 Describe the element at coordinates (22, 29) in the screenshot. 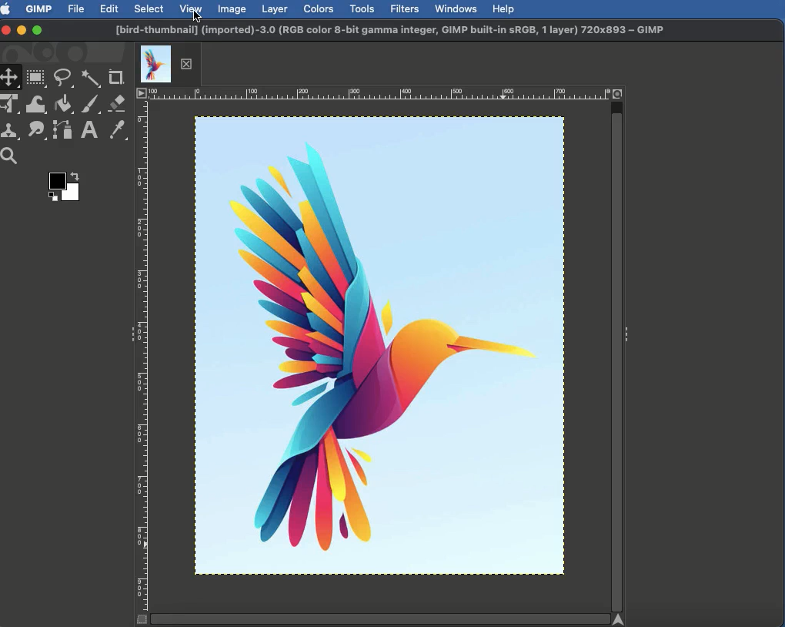

I see `Minimize` at that location.